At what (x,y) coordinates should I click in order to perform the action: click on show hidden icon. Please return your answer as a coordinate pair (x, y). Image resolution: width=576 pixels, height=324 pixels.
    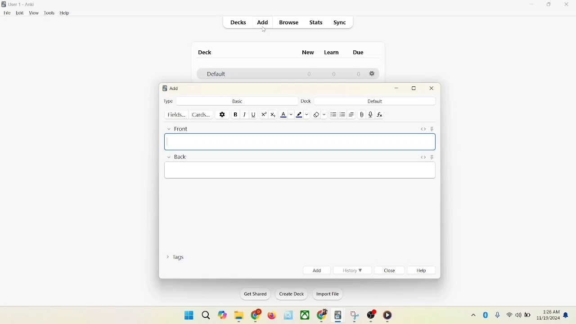
    Looking at the image, I should click on (472, 315).